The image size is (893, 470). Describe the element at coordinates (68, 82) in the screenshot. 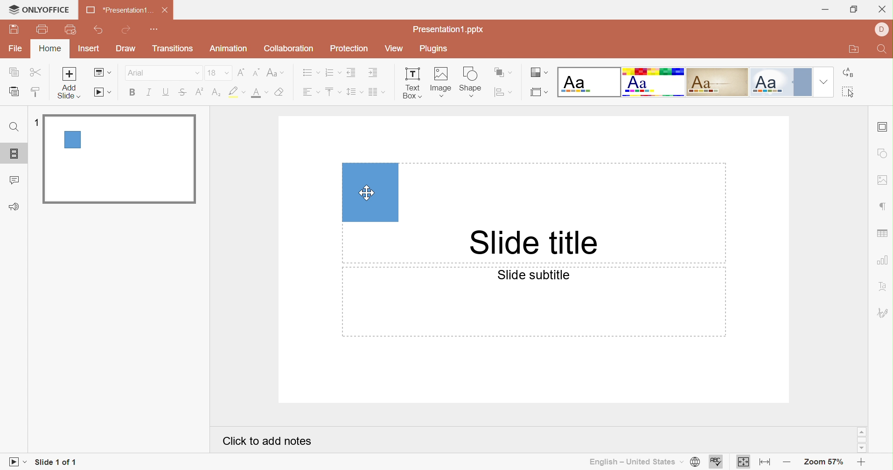

I see `Add slide` at that location.